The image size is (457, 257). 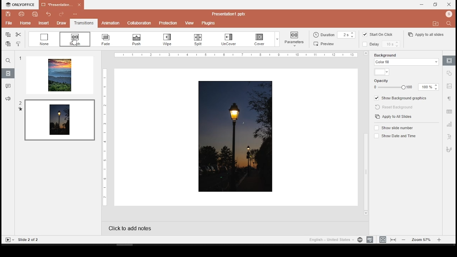 I want to click on slide style, so click(x=427, y=35).